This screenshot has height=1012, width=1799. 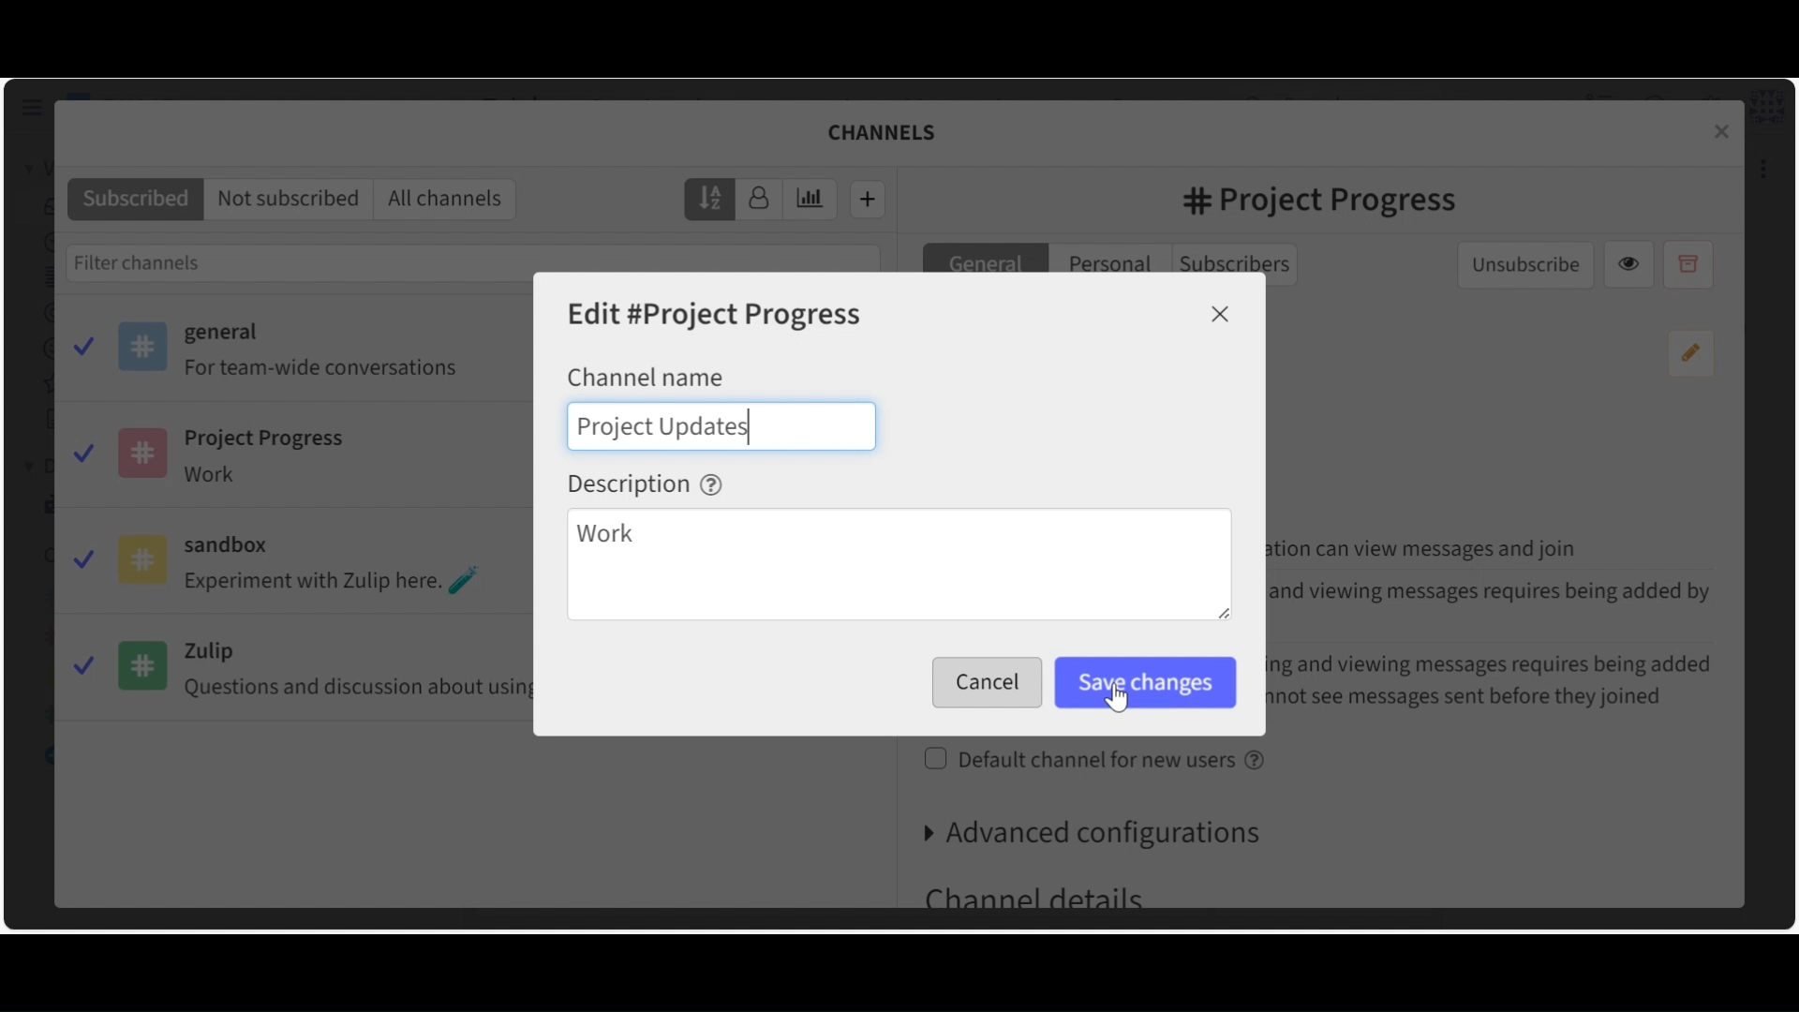 I want to click on Description, so click(x=646, y=484).